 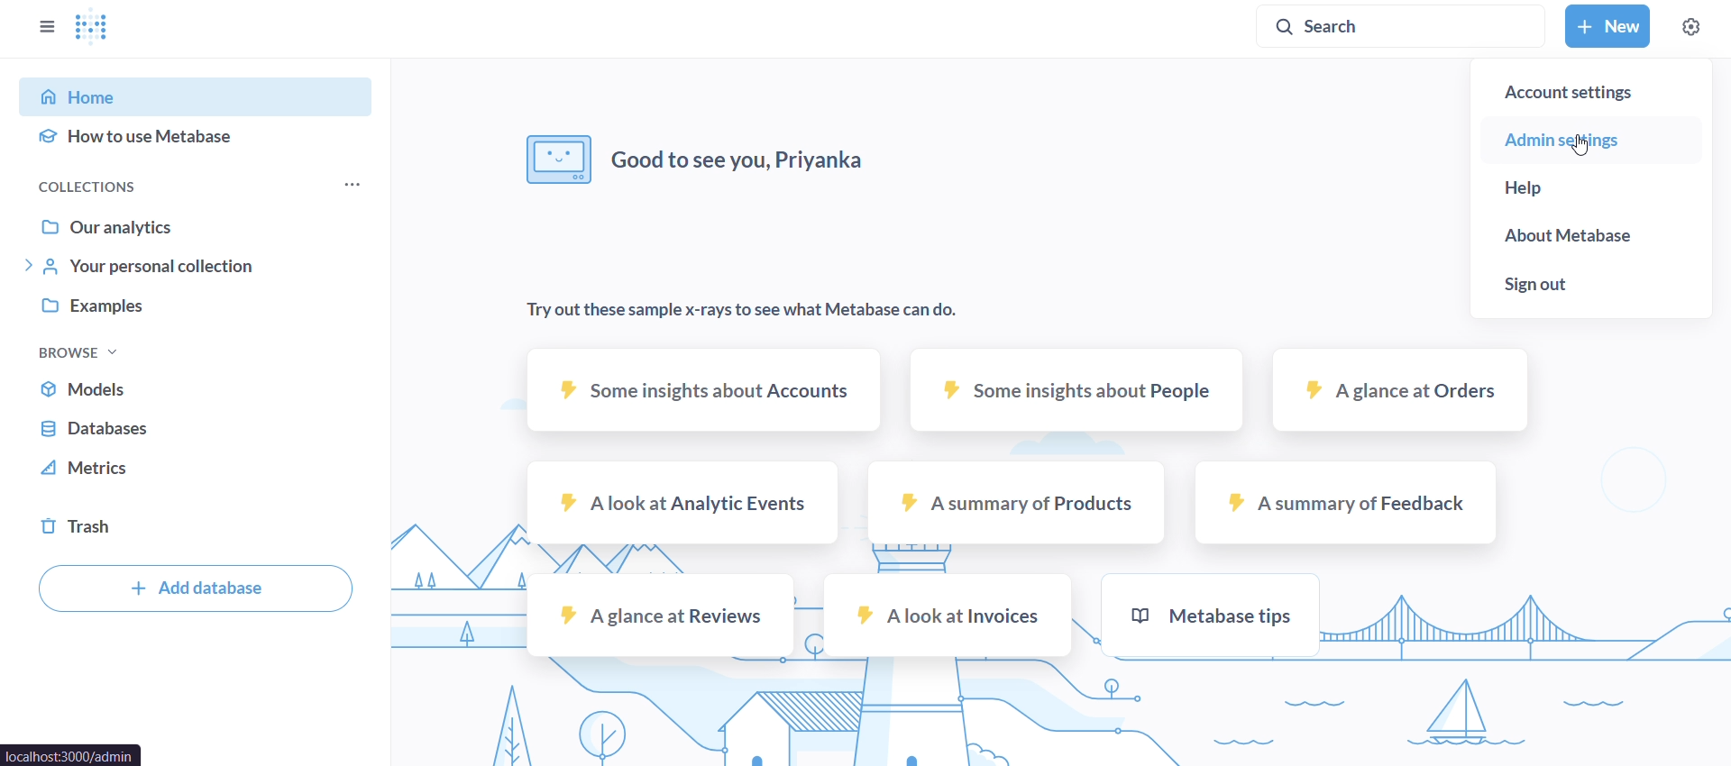 What do you see at coordinates (84, 351) in the screenshot?
I see `browse` at bounding box center [84, 351].